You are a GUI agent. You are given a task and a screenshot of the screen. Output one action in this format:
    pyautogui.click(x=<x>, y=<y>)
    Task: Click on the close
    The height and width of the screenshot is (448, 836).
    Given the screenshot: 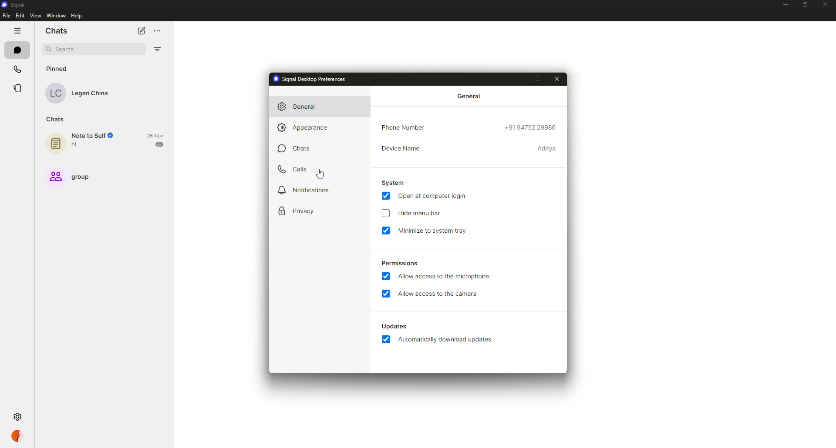 What is the action you would take?
    pyautogui.click(x=557, y=79)
    